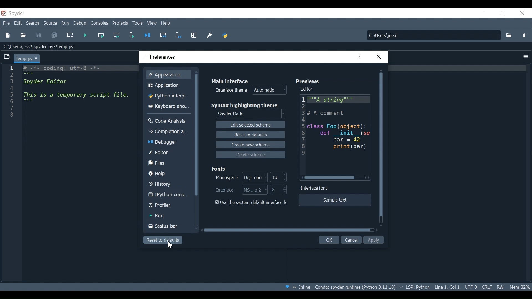 This screenshot has height=299, width=532. Describe the element at coordinates (7, 57) in the screenshot. I see `Browse Tabs` at that location.